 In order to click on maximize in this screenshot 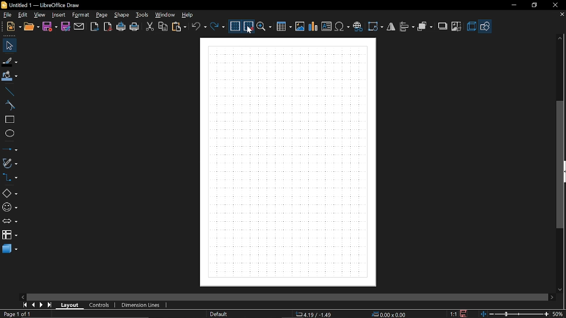, I will do `click(535, 5)`.